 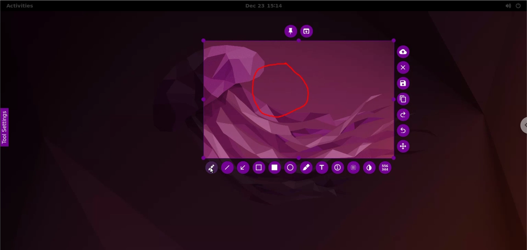 I want to click on freehand shape, so click(x=281, y=92).